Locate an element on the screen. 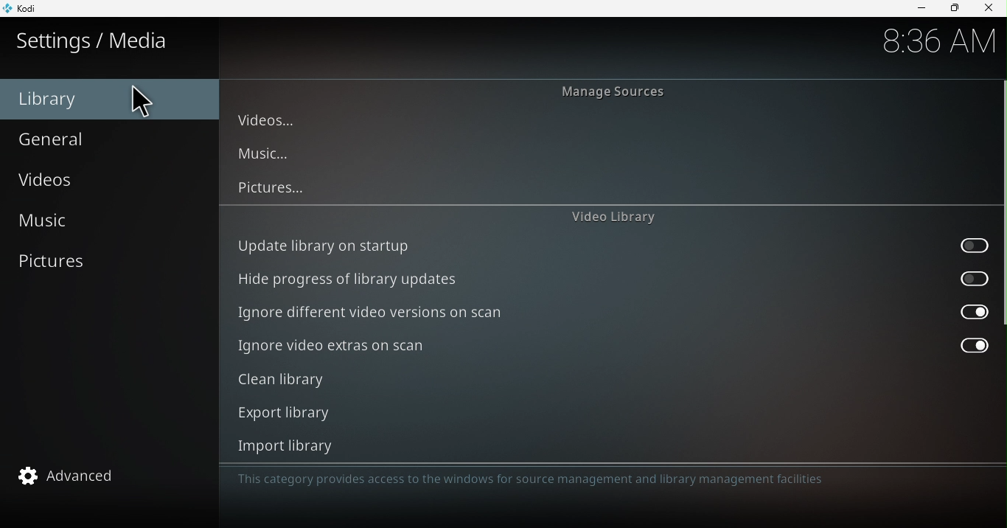 The image size is (1007, 528). This category provides access to the windows for source management and library management is located at coordinates (546, 479).